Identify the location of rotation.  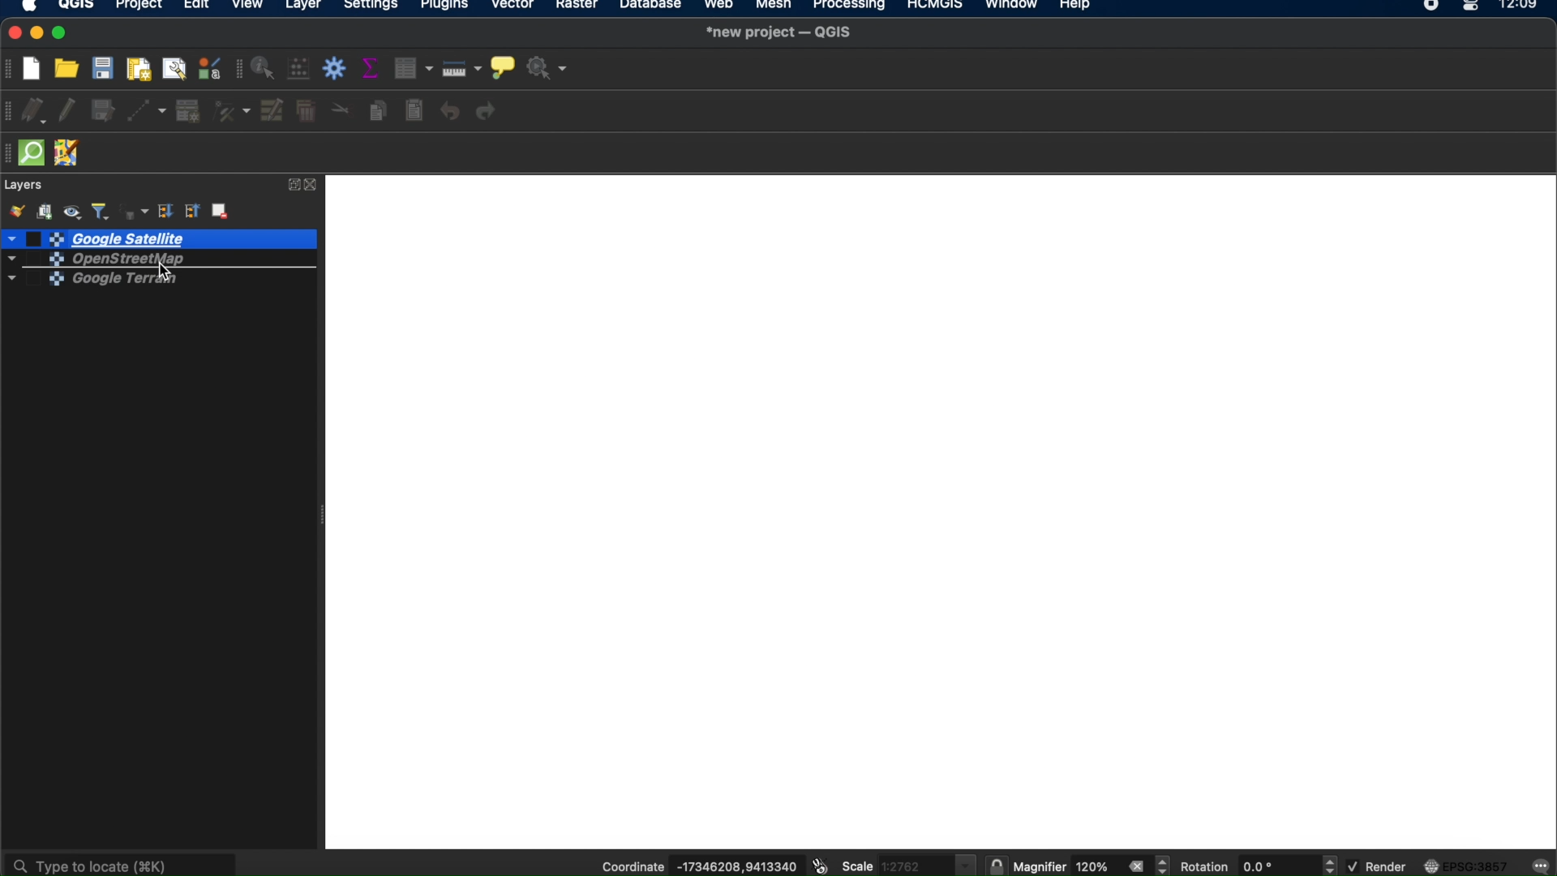
(1331, 865).